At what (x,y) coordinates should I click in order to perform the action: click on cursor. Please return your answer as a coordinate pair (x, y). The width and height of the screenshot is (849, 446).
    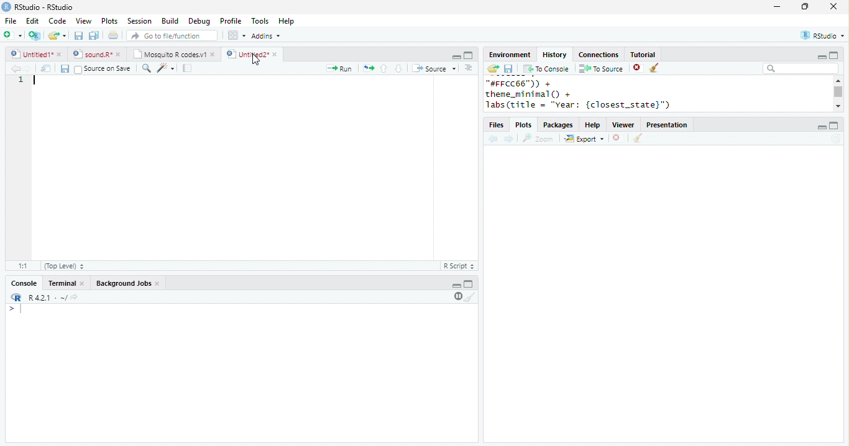
    Looking at the image, I should click on (255, 61).